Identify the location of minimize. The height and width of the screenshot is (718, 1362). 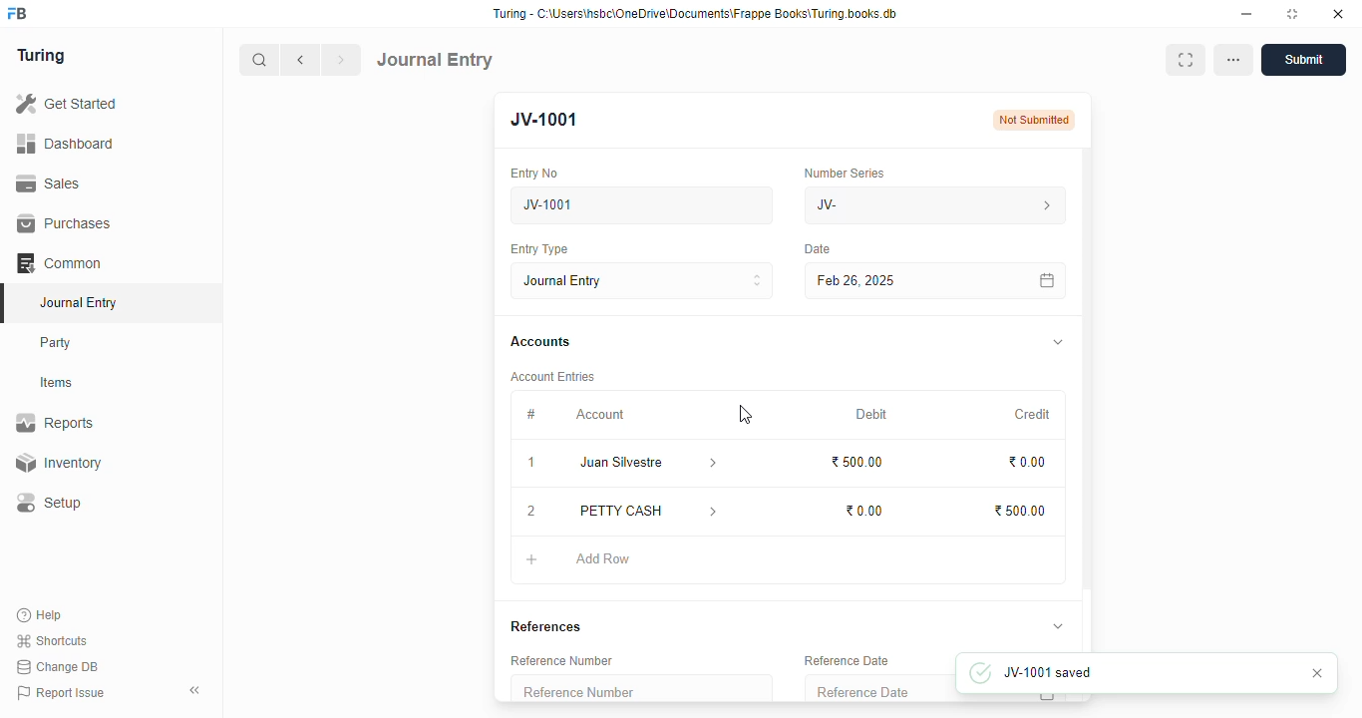
(1247, 14).